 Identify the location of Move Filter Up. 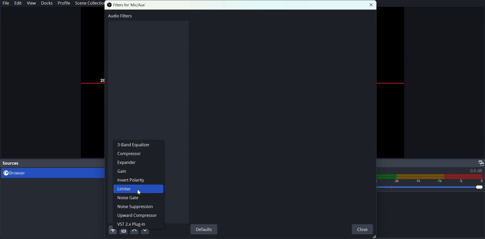
(135, 231).